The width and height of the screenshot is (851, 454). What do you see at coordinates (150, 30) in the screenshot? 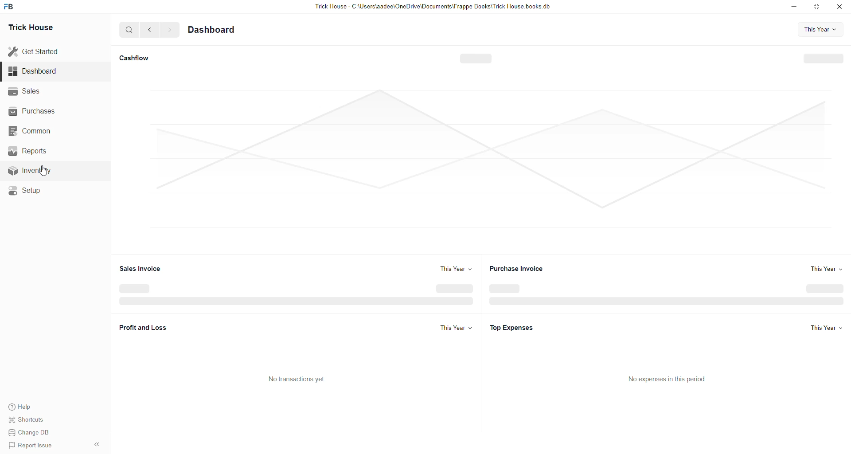
I see `Back` at bounding box center [150, 30].